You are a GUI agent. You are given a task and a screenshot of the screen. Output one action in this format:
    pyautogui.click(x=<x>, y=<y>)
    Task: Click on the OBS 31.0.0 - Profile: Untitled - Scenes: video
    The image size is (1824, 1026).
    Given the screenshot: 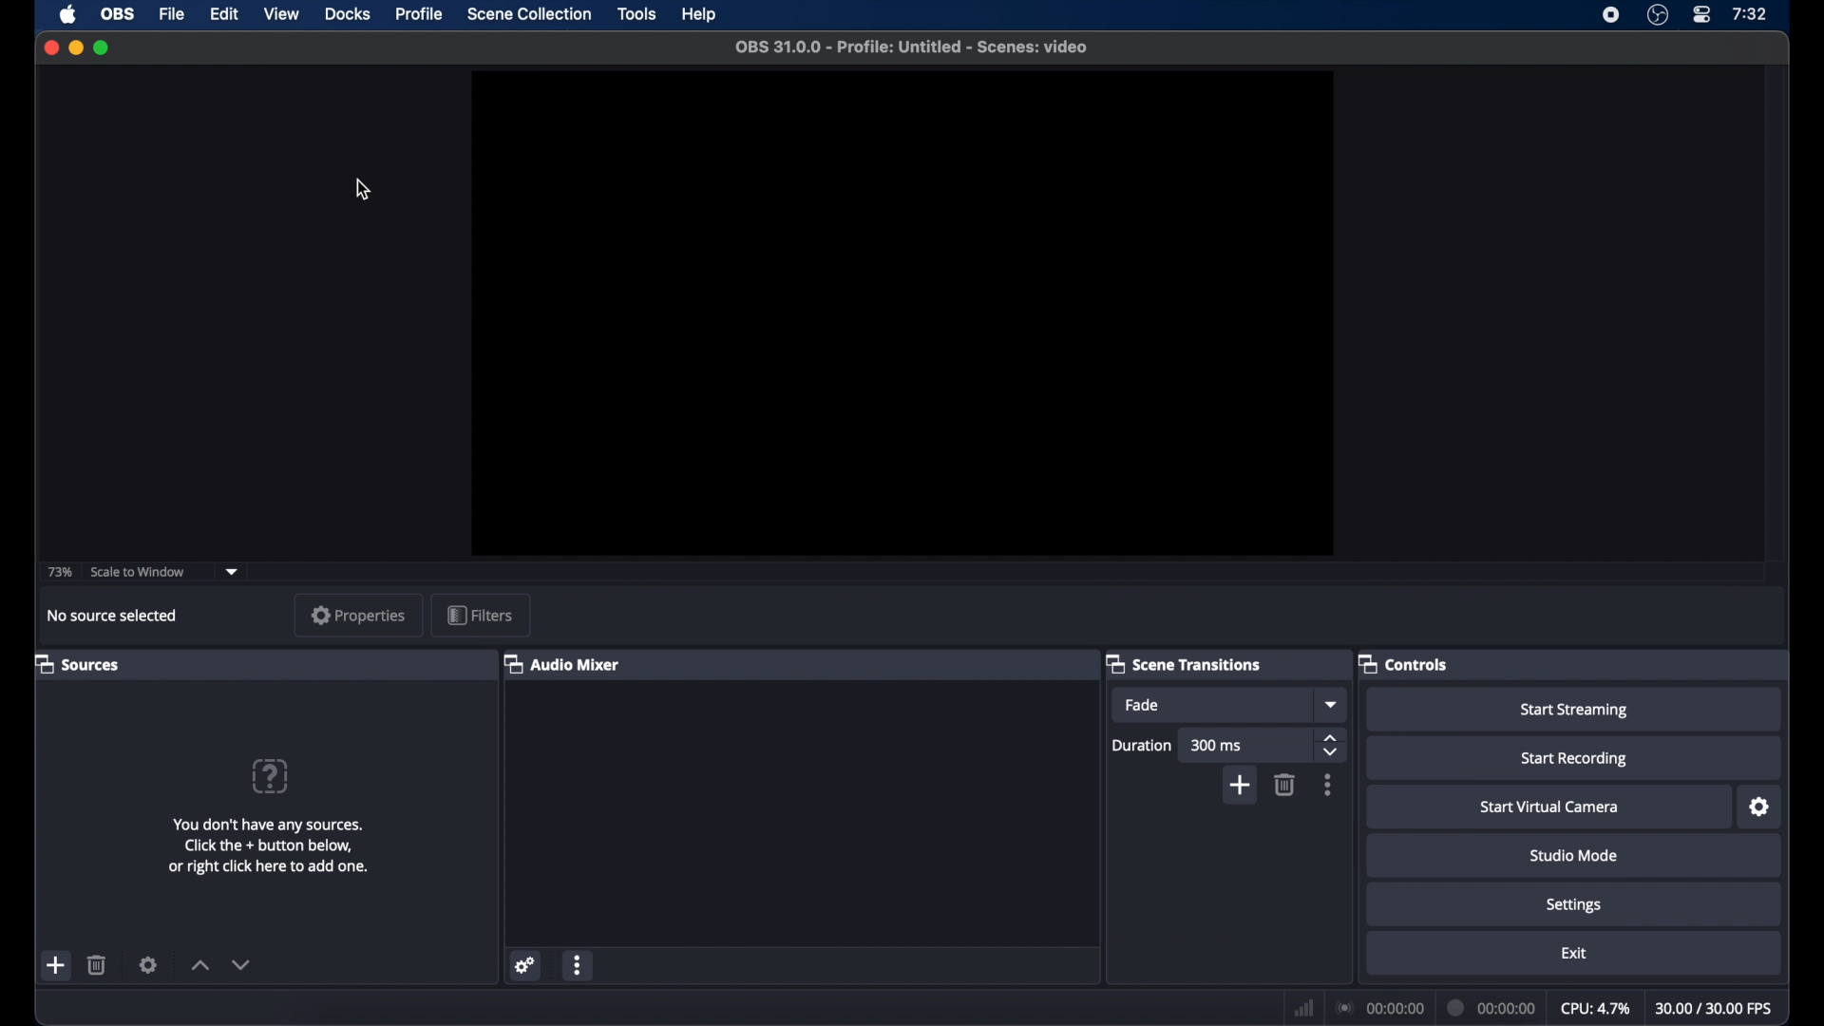 What is the action you would take?
    pyautogui.click(x=909, y=47)
    